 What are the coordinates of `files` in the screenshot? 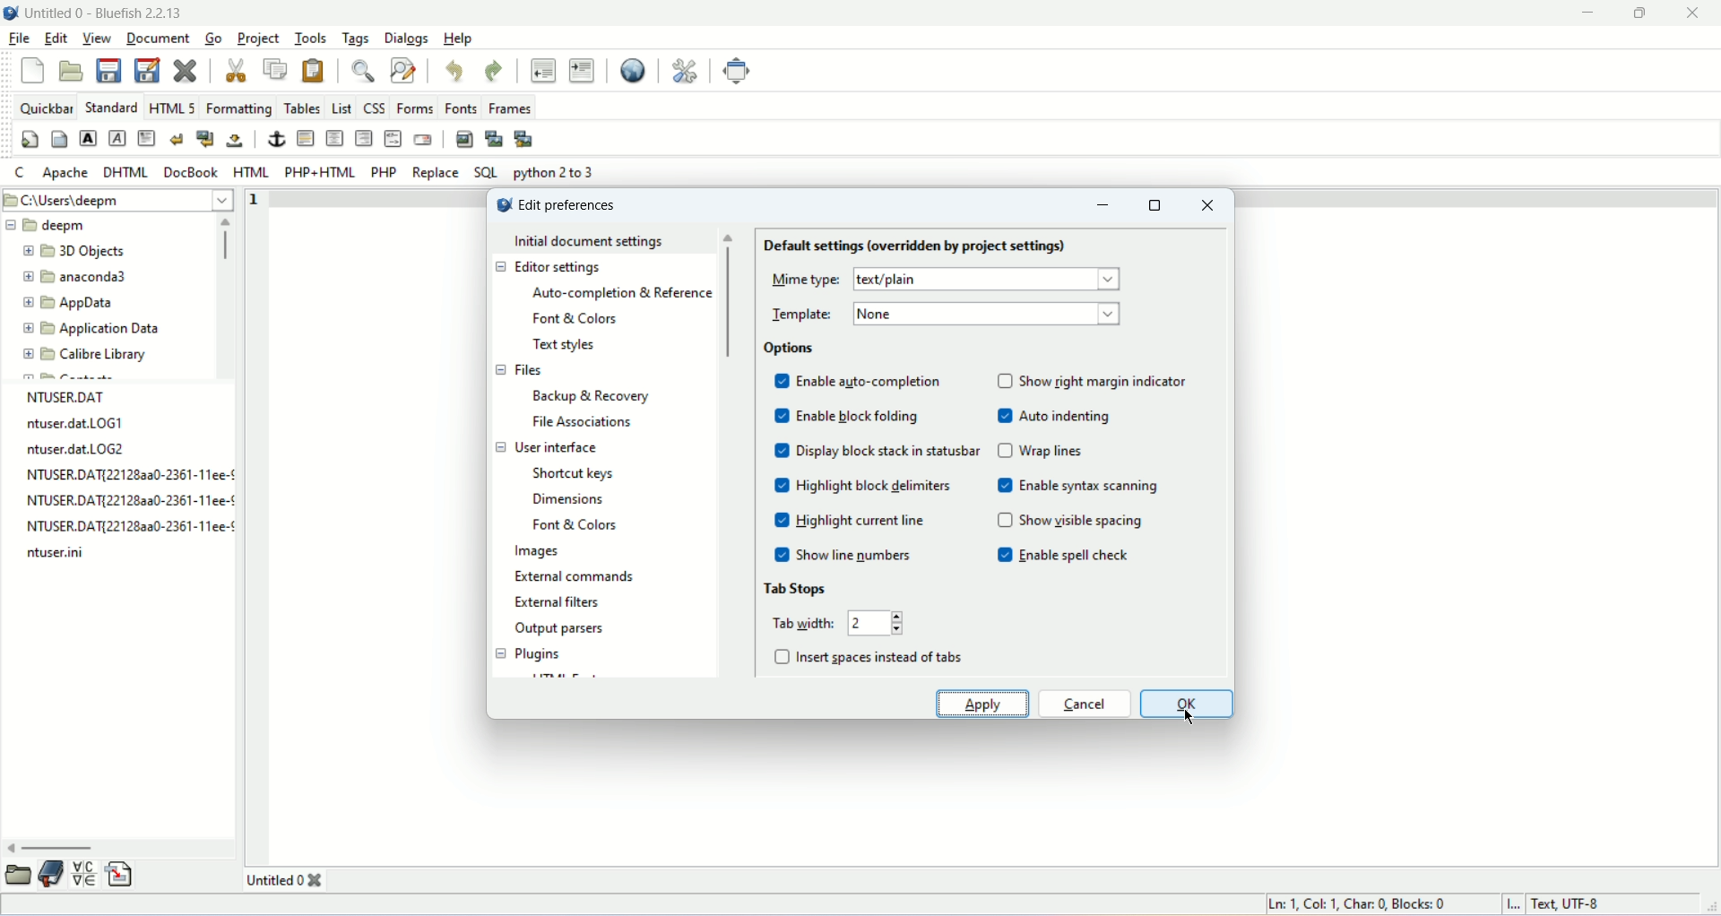 It's located at (517, 370).